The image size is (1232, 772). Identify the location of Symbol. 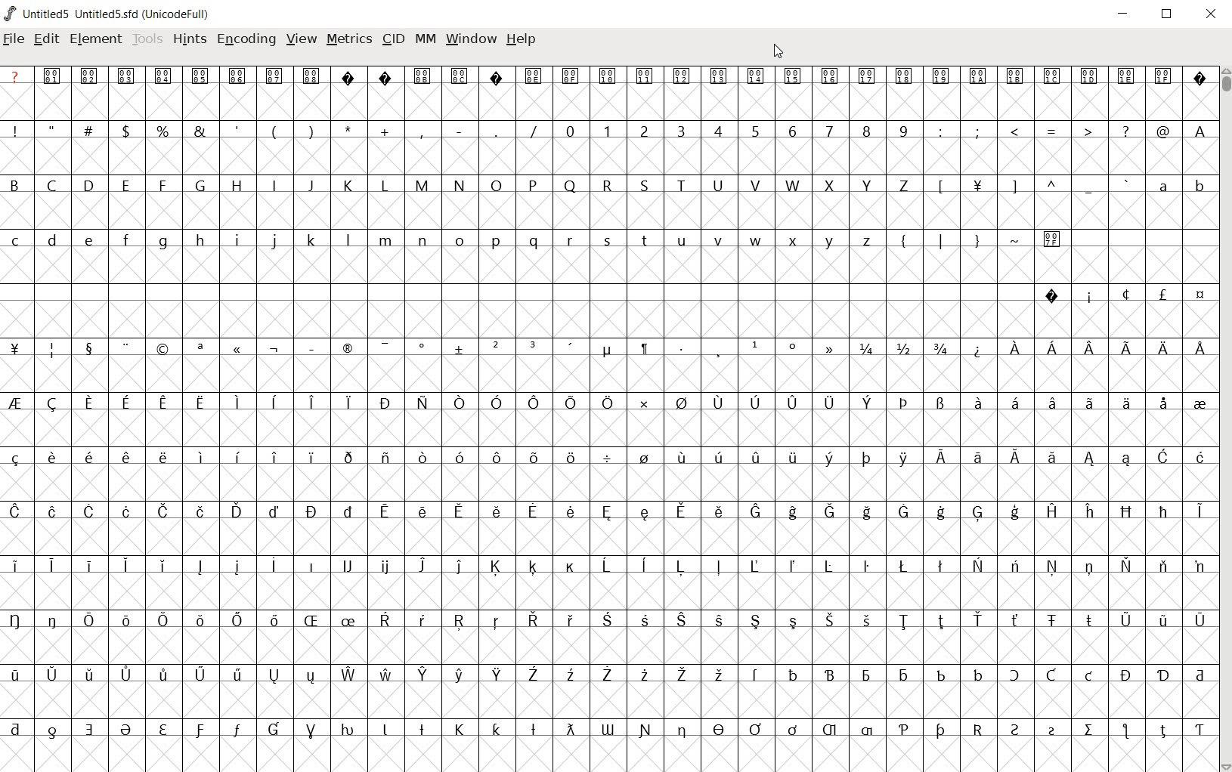
(1089, 512).